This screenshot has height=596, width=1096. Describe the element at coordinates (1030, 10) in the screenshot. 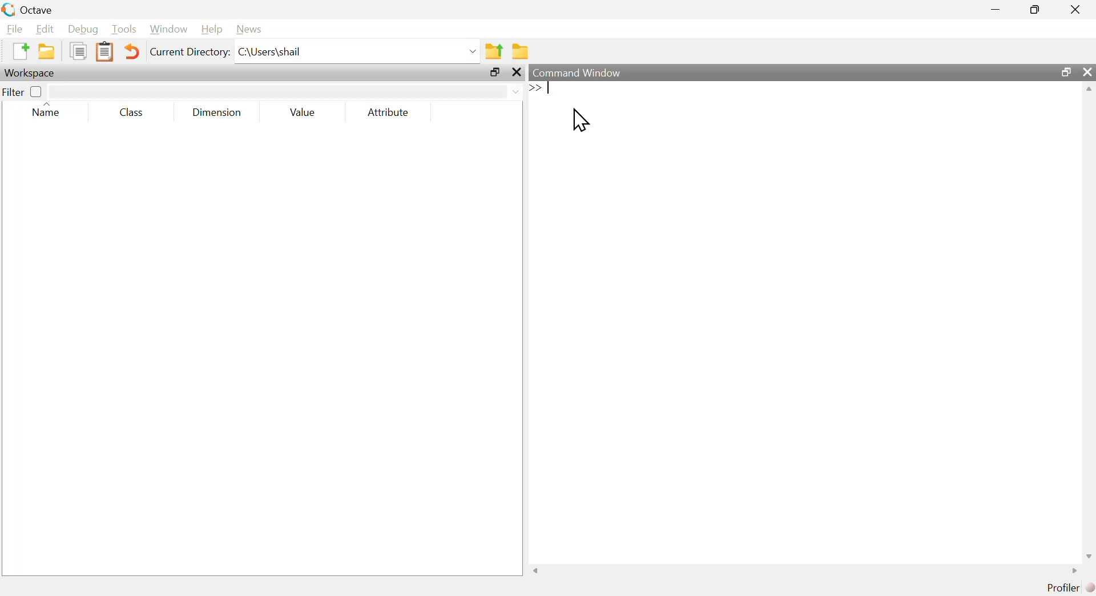

I see `restore down` at that location.